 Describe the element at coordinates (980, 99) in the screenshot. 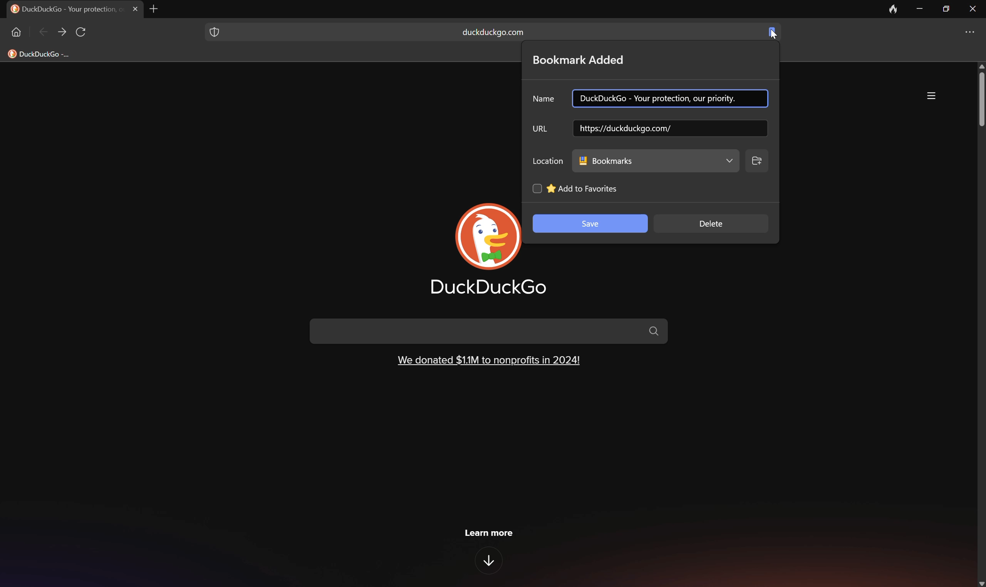

I see `Scroll Bar` at that location.